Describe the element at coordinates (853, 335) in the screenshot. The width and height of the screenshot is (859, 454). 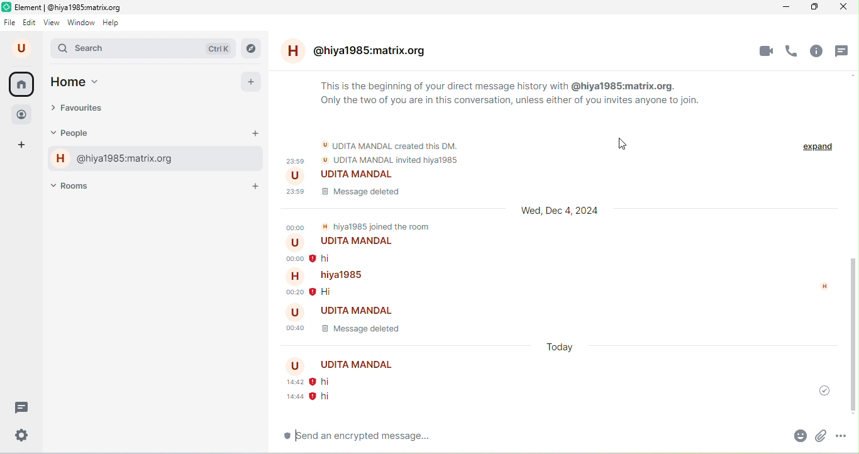
I see `vertical scroll bar` at that location.